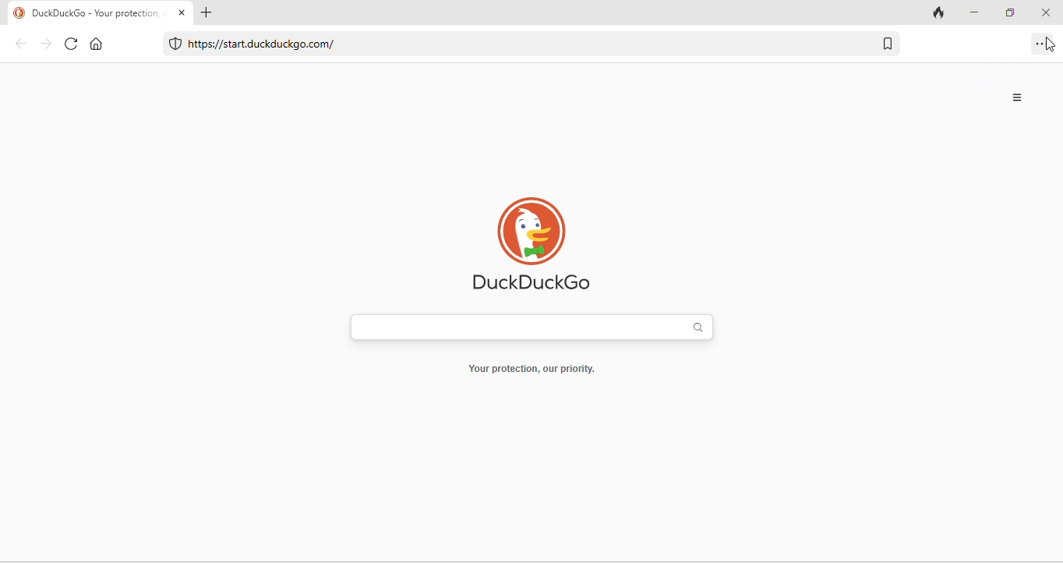  What do you see at coordinates (87, 13) in the screenshot?
I see `DuckDuckGo - Your protection` at bounding box center [87, 13].